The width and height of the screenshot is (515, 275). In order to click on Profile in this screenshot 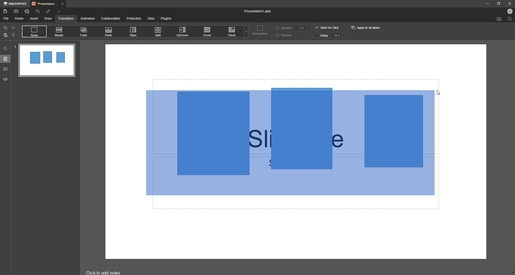, I will do `click(507, 10)`.